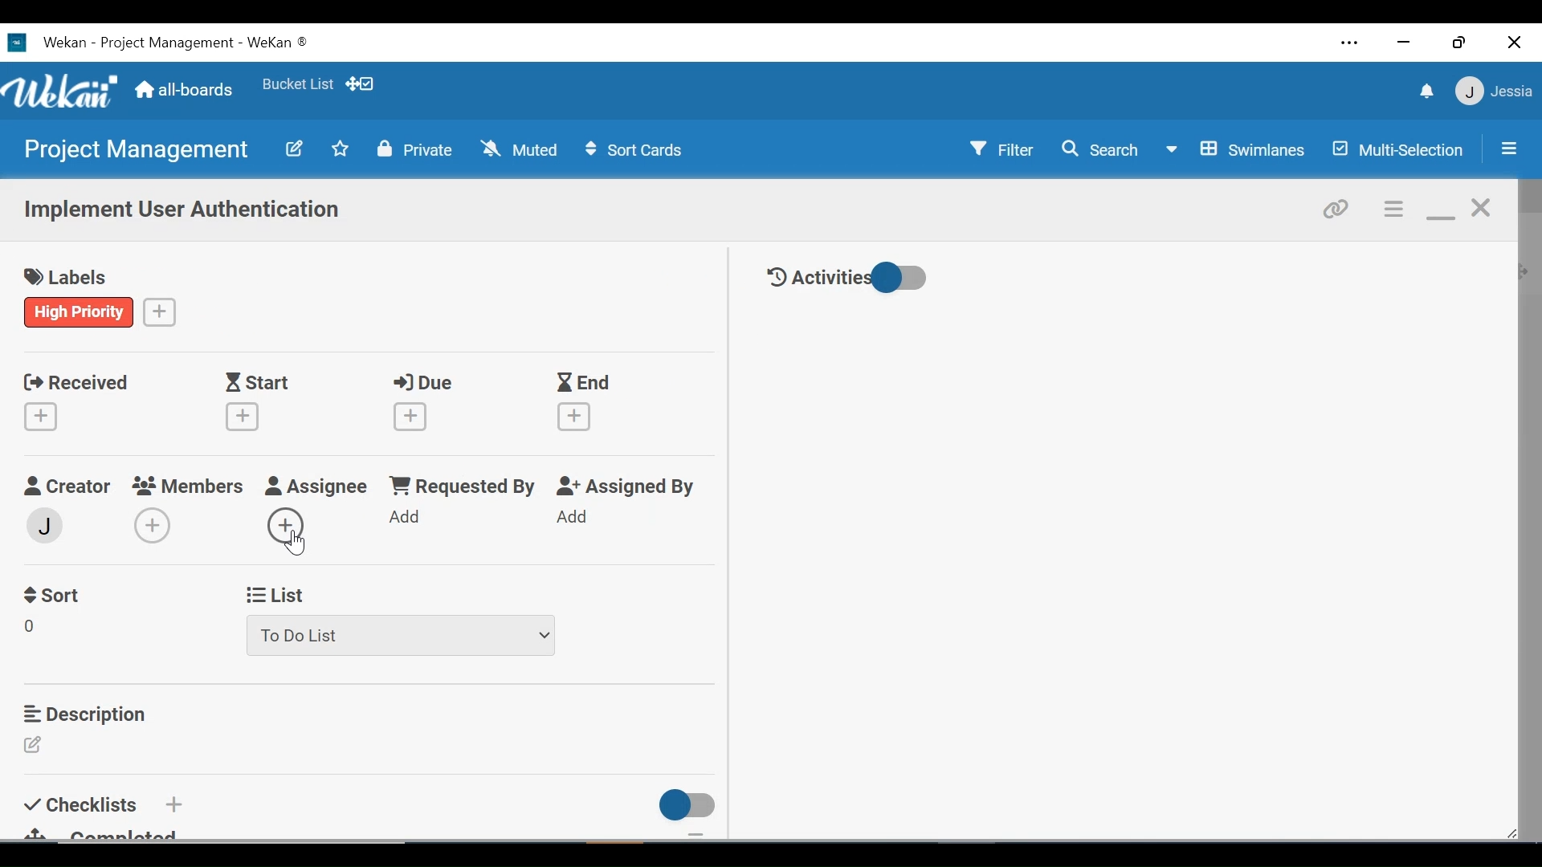 This screenshot has height=867, width=1542. Describe the element at coordinates (46, 524) in the screenshot. I see `Member` at that location.